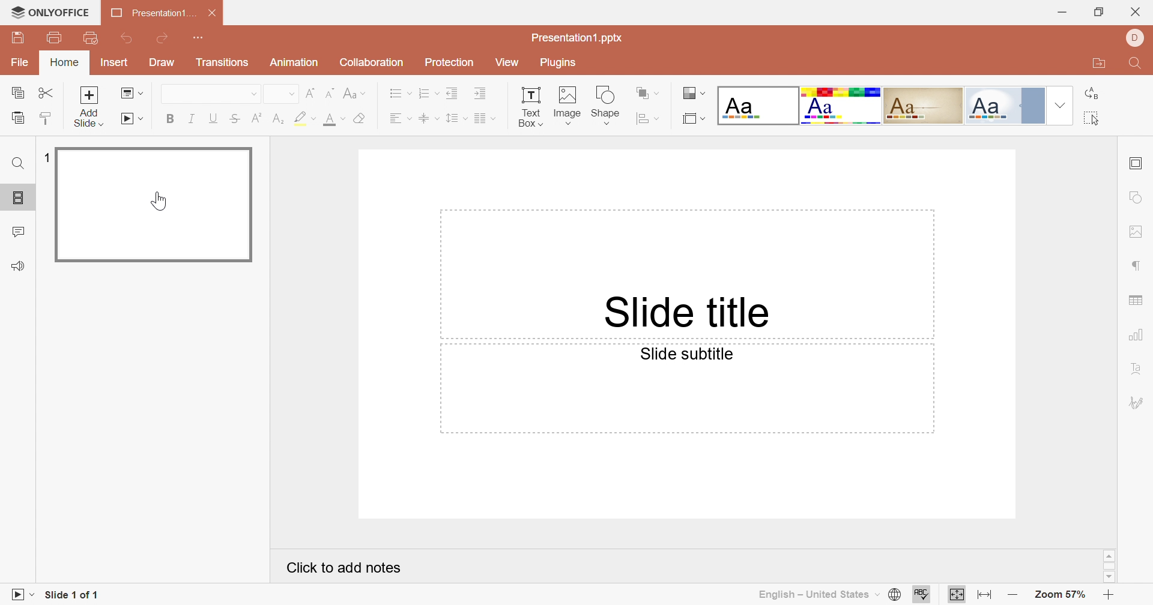 The image size is (1153, 605). I want to click on Strikethrough, so click(233, 118).